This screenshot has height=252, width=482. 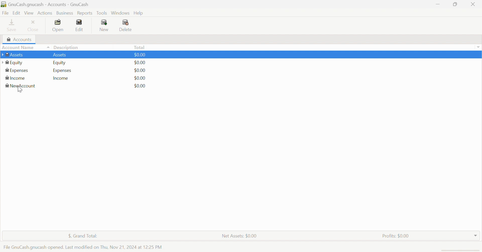 I want to click on Accounts, so click(x=20, y=39).